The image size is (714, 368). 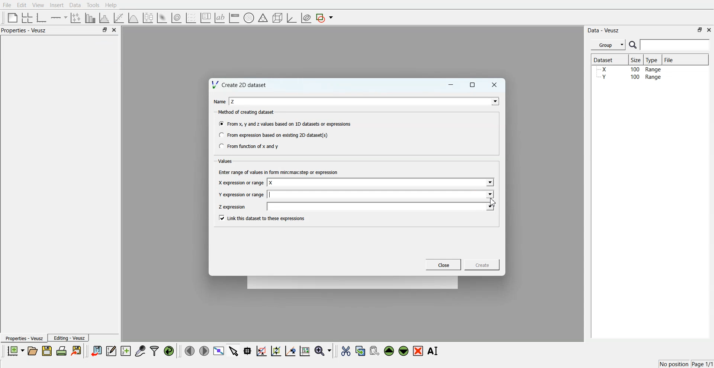 I want to click on Plot bar chart, so click(x=90, y=18).